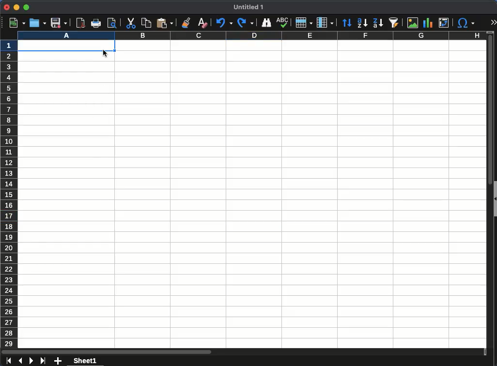 This screenshot has width=497, height=366. What do you see at coordinates (467, 24) in the screenshot?
I see `special character` at bounding box center [467, 24].